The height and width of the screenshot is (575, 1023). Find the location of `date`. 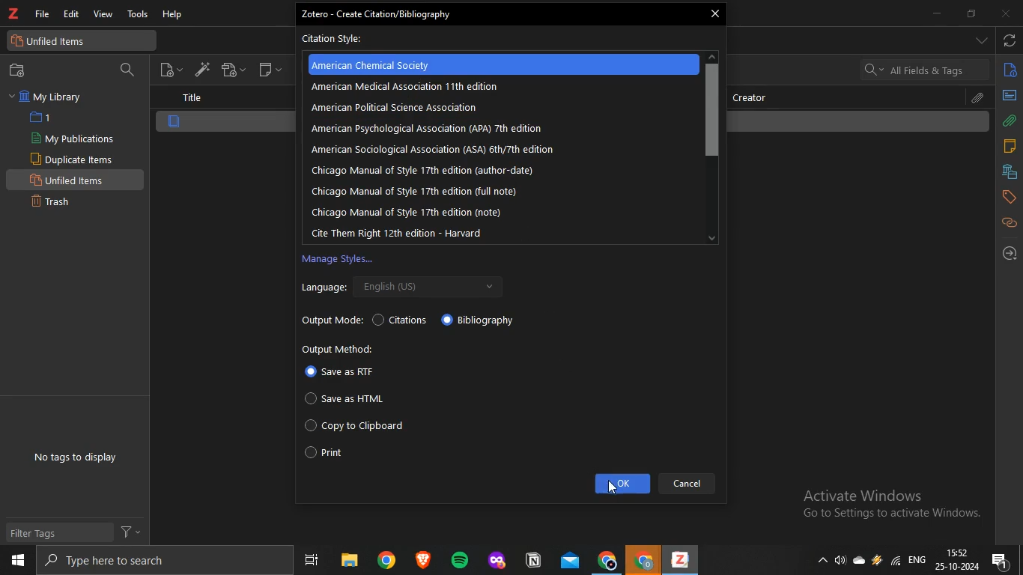

date is located at coordinates (958, 567).